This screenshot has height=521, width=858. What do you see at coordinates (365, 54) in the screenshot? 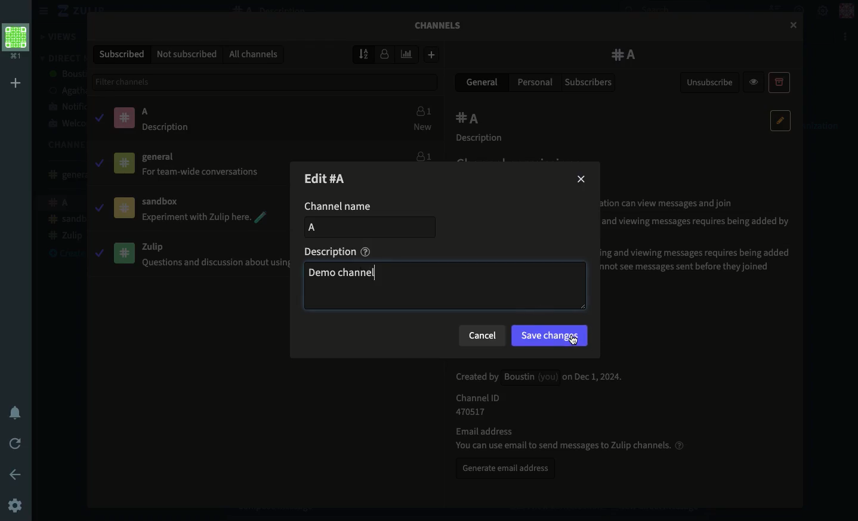
I see `Sort by name` at bounding box center [365, 54].